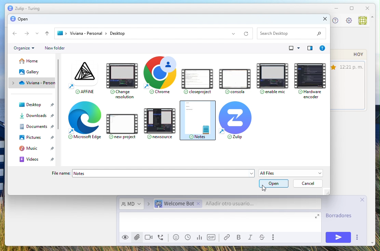  Describe the element at coordinates (229, 237) in the screenshot. I see `links` at that location.